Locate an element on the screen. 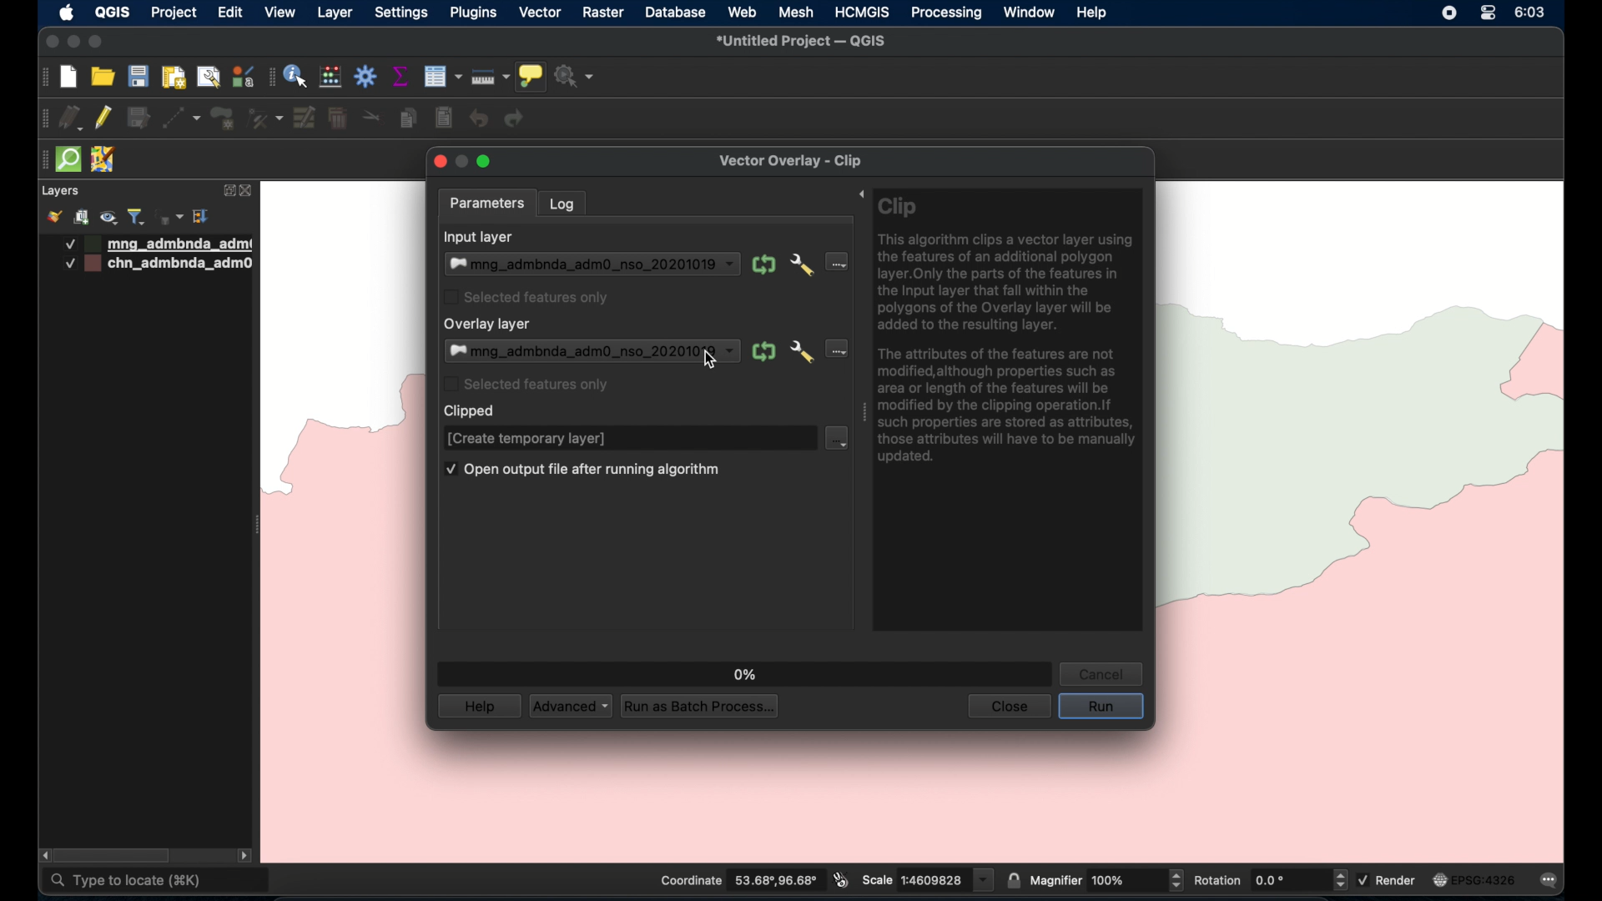 This screenshot has width=1602, height=901. attributes toolbar is located at coordinates (270, 78).